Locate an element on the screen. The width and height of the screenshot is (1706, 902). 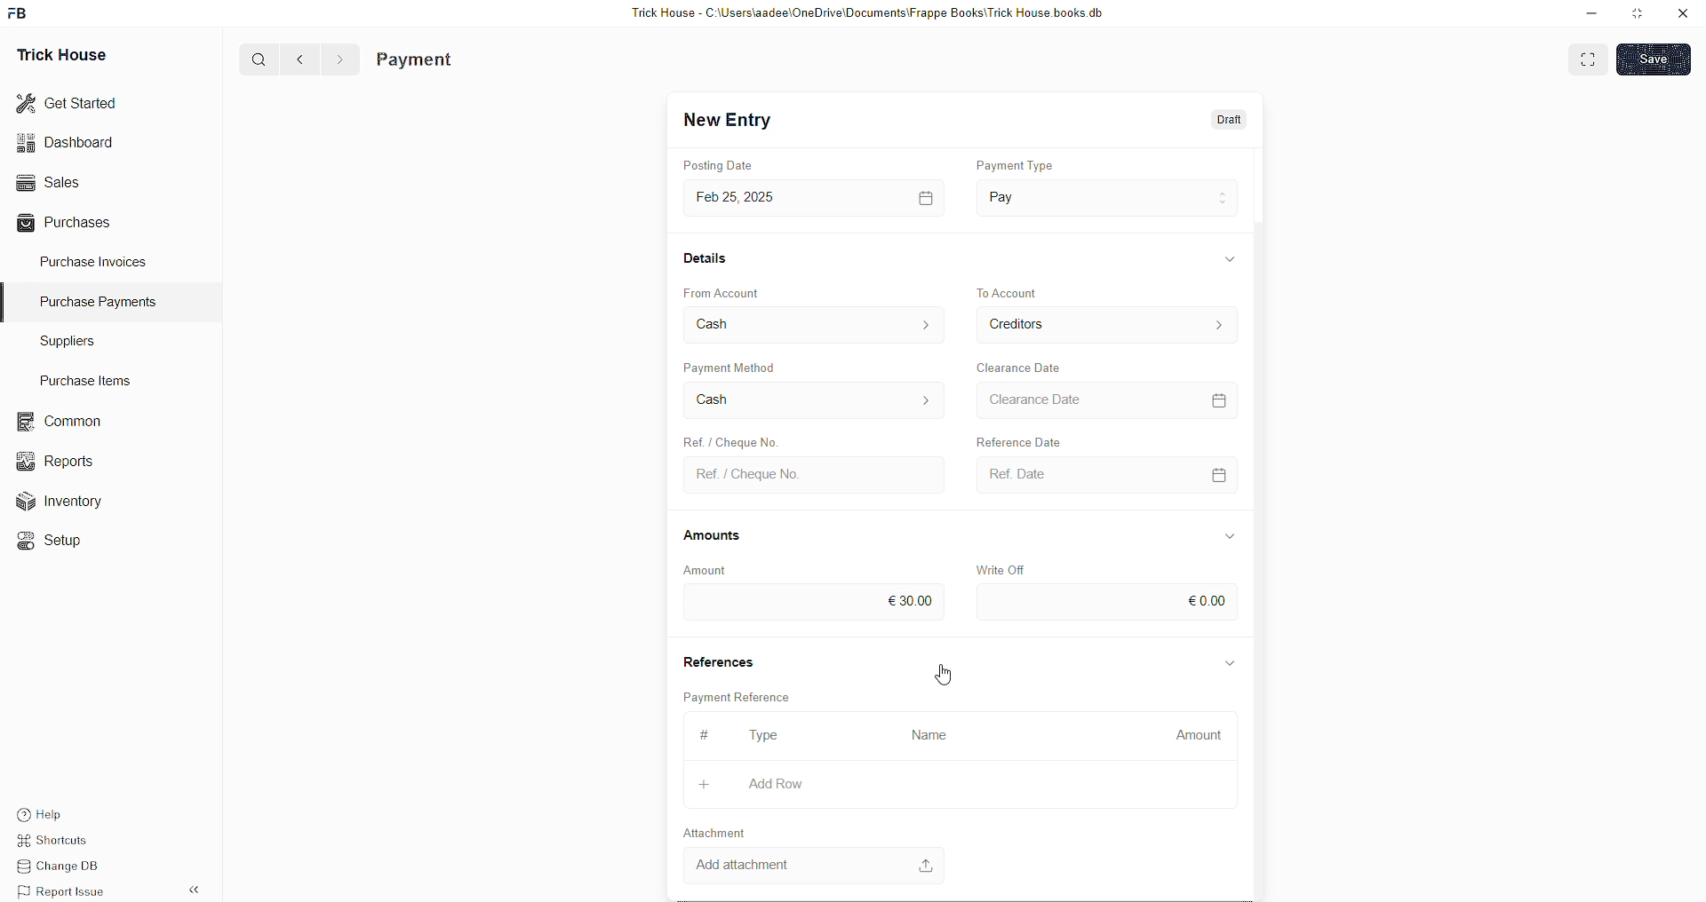
Q is located at coordinates (252, 58).